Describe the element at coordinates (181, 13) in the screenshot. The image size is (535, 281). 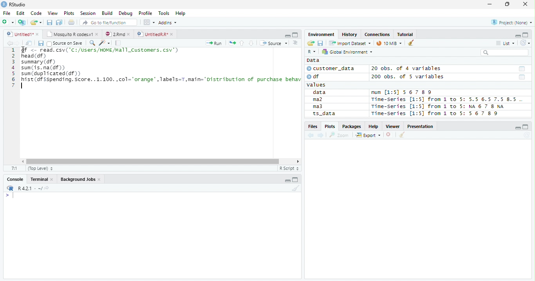
I see `Help` at that location.